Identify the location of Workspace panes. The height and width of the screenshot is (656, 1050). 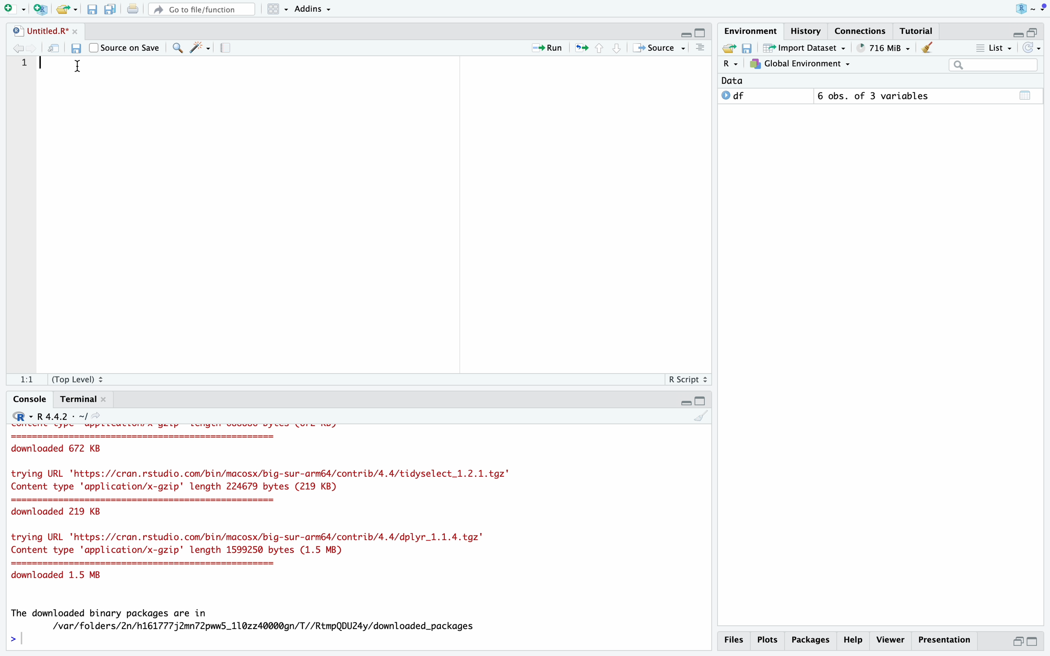
(276, 10).